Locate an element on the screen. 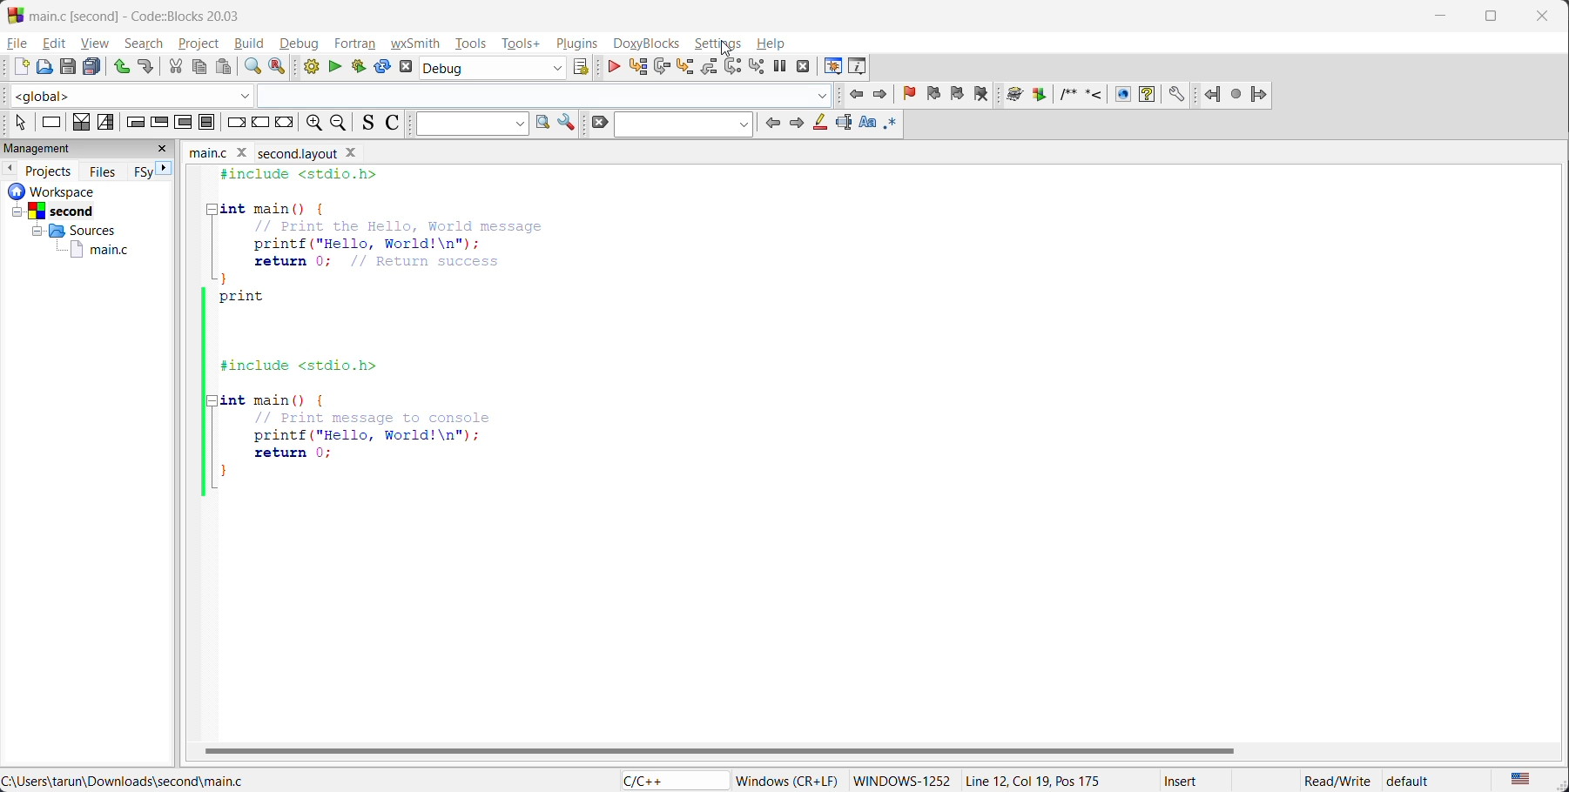 This screenshot has height=792, width=1569. copy is located at coordinates (198, 64).